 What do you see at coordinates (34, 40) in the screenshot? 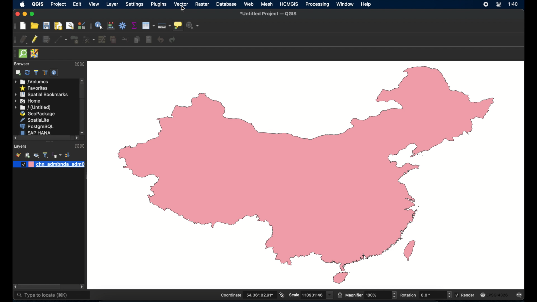
I see `toggle editing` at bounding box center [34, 40].